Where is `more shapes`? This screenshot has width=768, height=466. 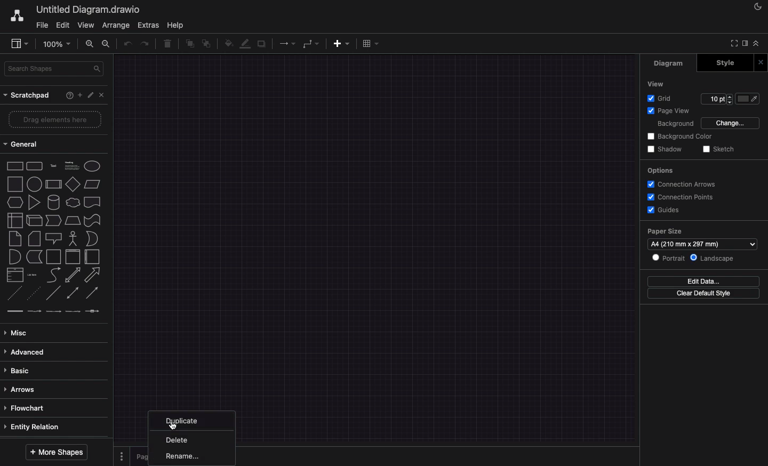
more shapes is located at coordinates (55, 453).